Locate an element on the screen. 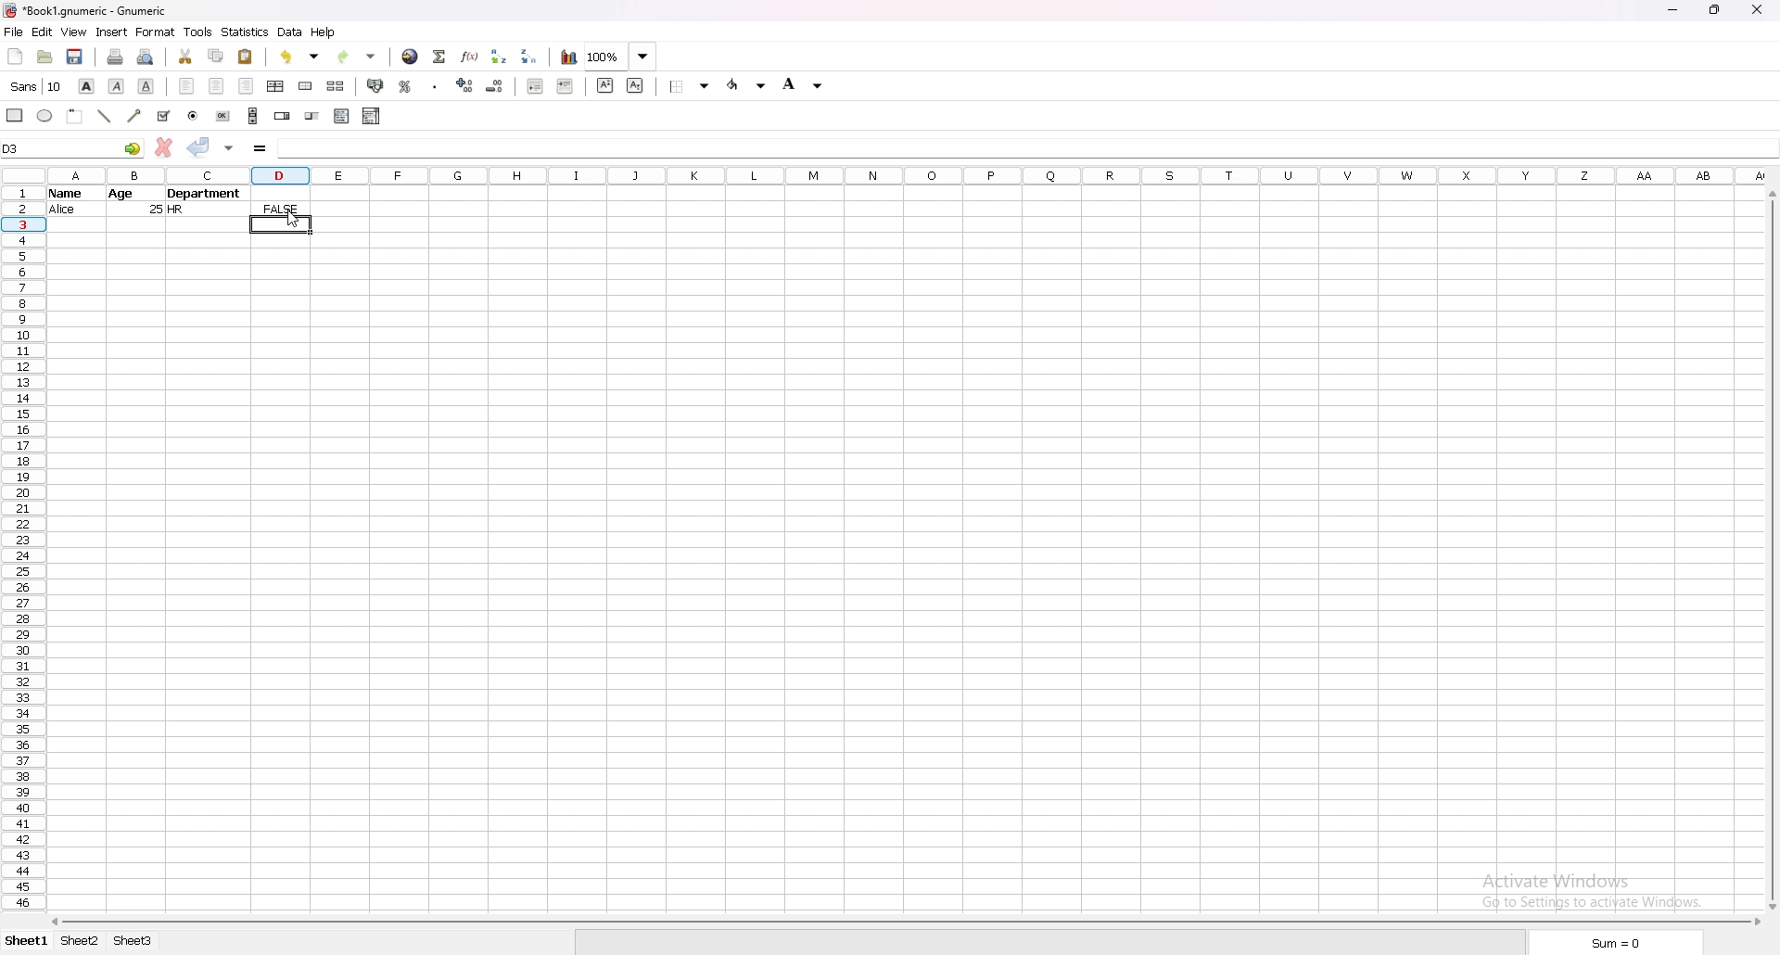  percentage is located at coordinates (403, 86).